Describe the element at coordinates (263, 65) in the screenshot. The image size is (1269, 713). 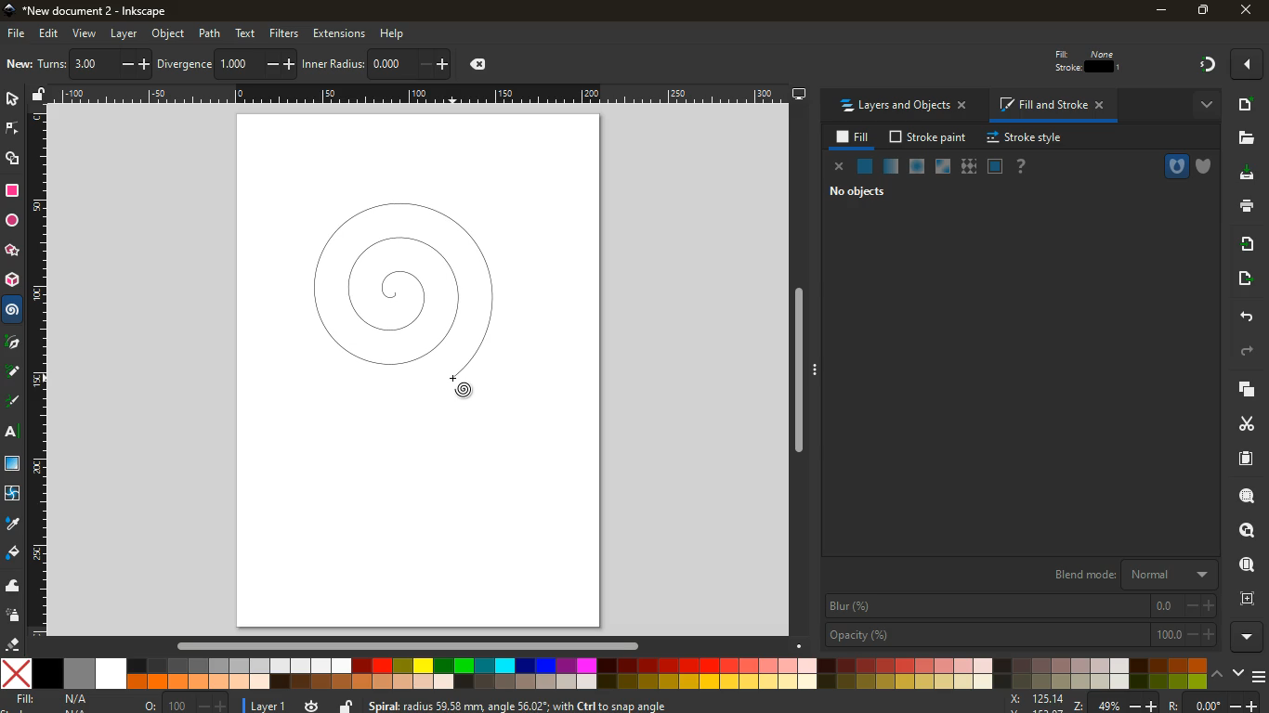
I see `divide` at that location.